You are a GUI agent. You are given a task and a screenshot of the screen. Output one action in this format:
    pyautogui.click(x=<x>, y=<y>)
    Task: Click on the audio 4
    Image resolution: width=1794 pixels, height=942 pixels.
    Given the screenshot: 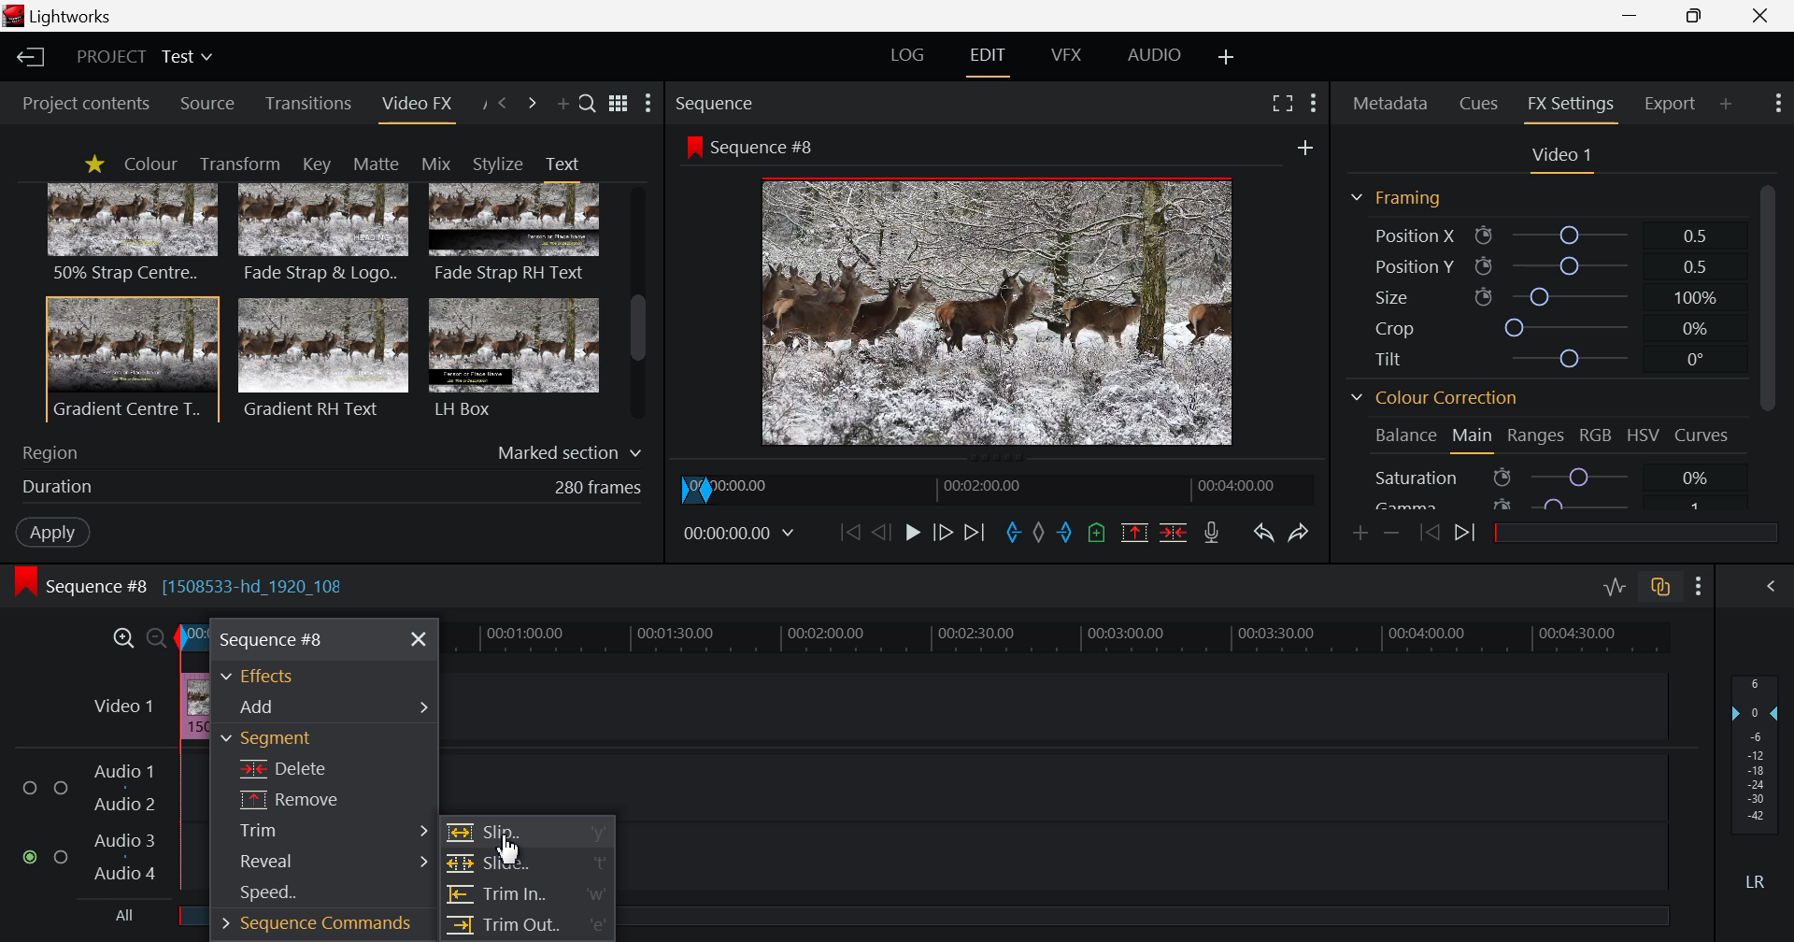 What is the action you would take?
    pyautogui.click(x=124, y=876)
    